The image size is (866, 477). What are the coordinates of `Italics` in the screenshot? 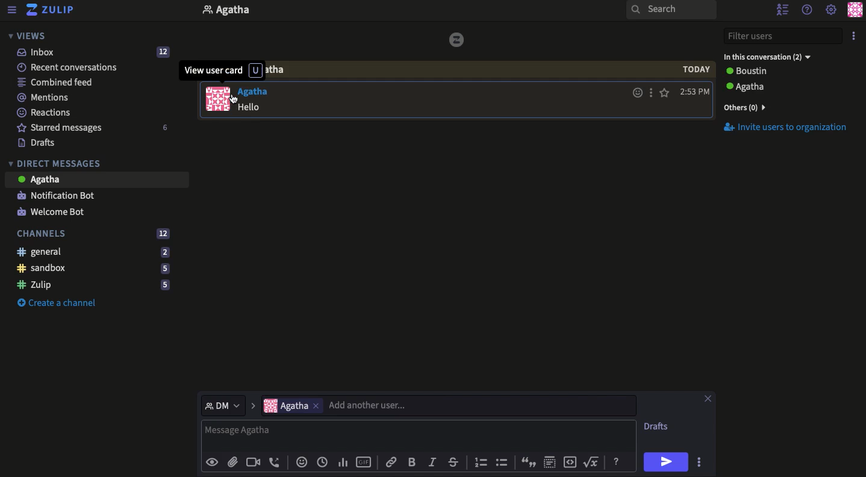 It's located at (431, 461).